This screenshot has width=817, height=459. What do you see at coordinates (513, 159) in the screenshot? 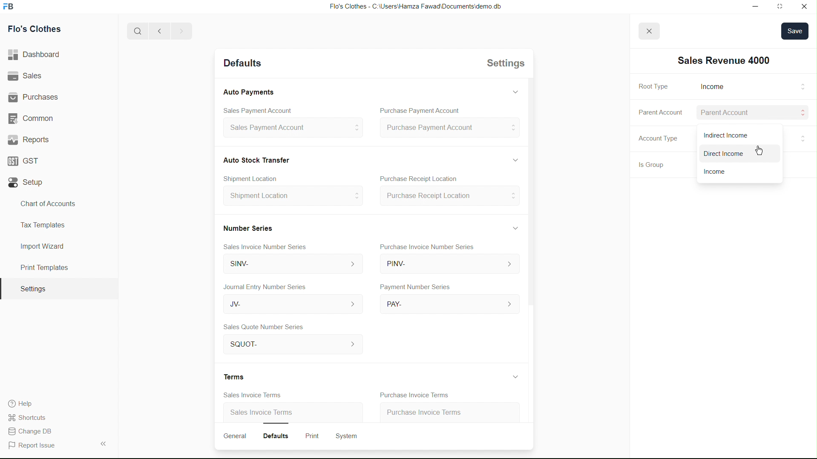
I see `Hide ` at bounding box center [513, 159].